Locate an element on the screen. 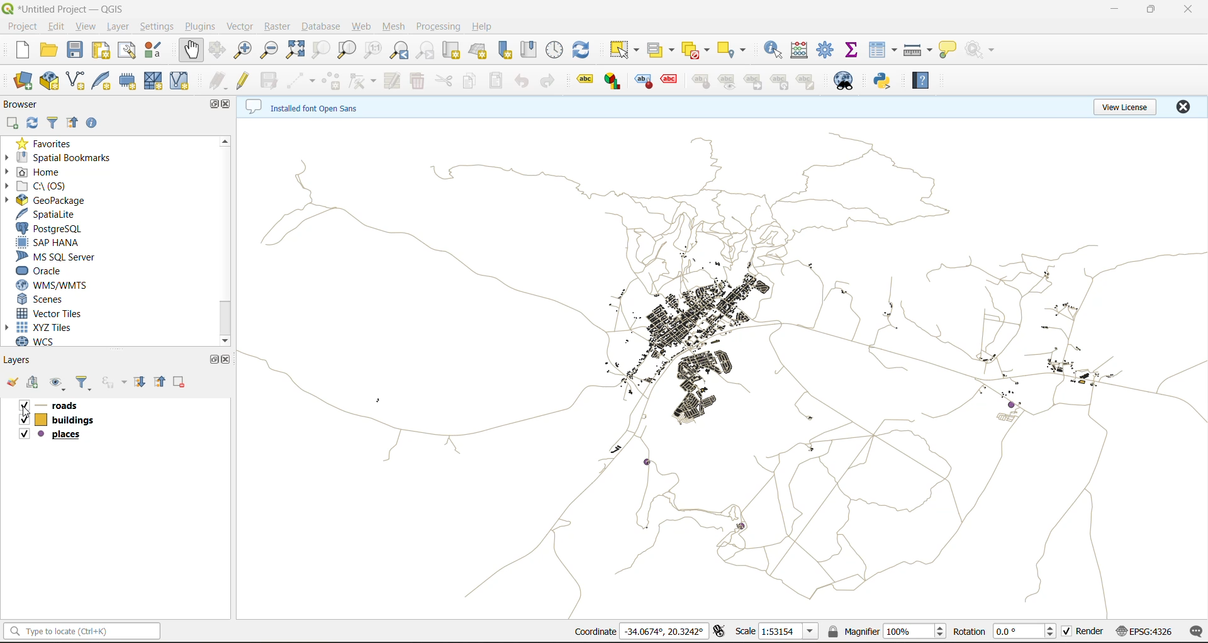 This screenshot has height=643, width=1208. print layout is located at coordinates (102, 53).